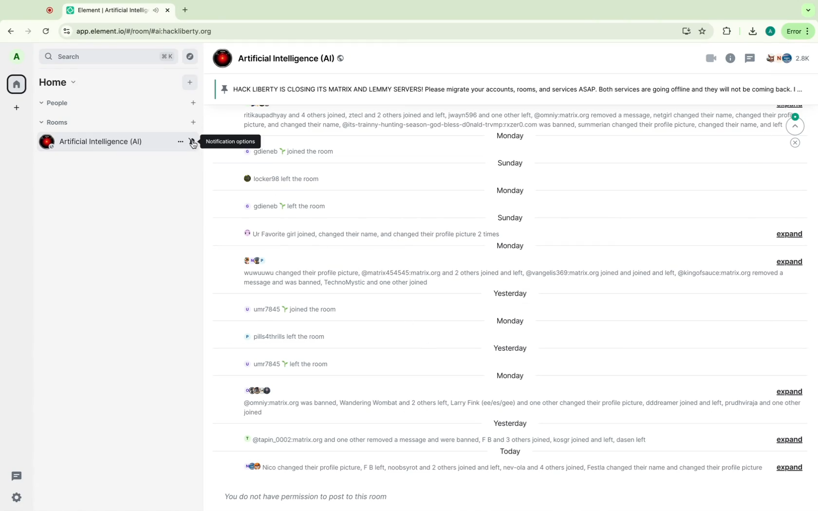  What do you see at coordinates (109, 57) in the screenshot?
I see `search` at bounding box center [109, 57].